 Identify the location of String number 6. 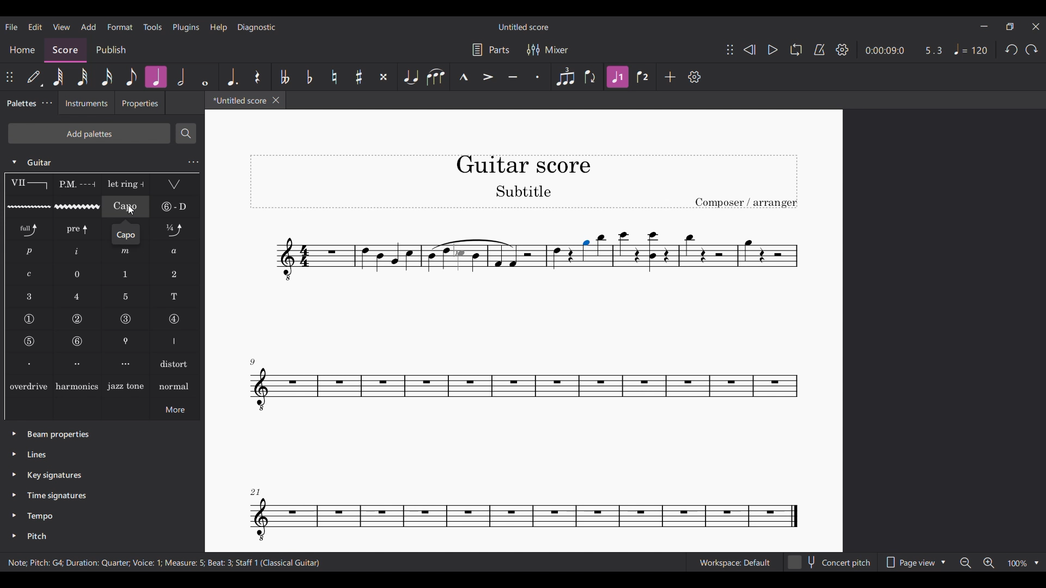
(78, 341).